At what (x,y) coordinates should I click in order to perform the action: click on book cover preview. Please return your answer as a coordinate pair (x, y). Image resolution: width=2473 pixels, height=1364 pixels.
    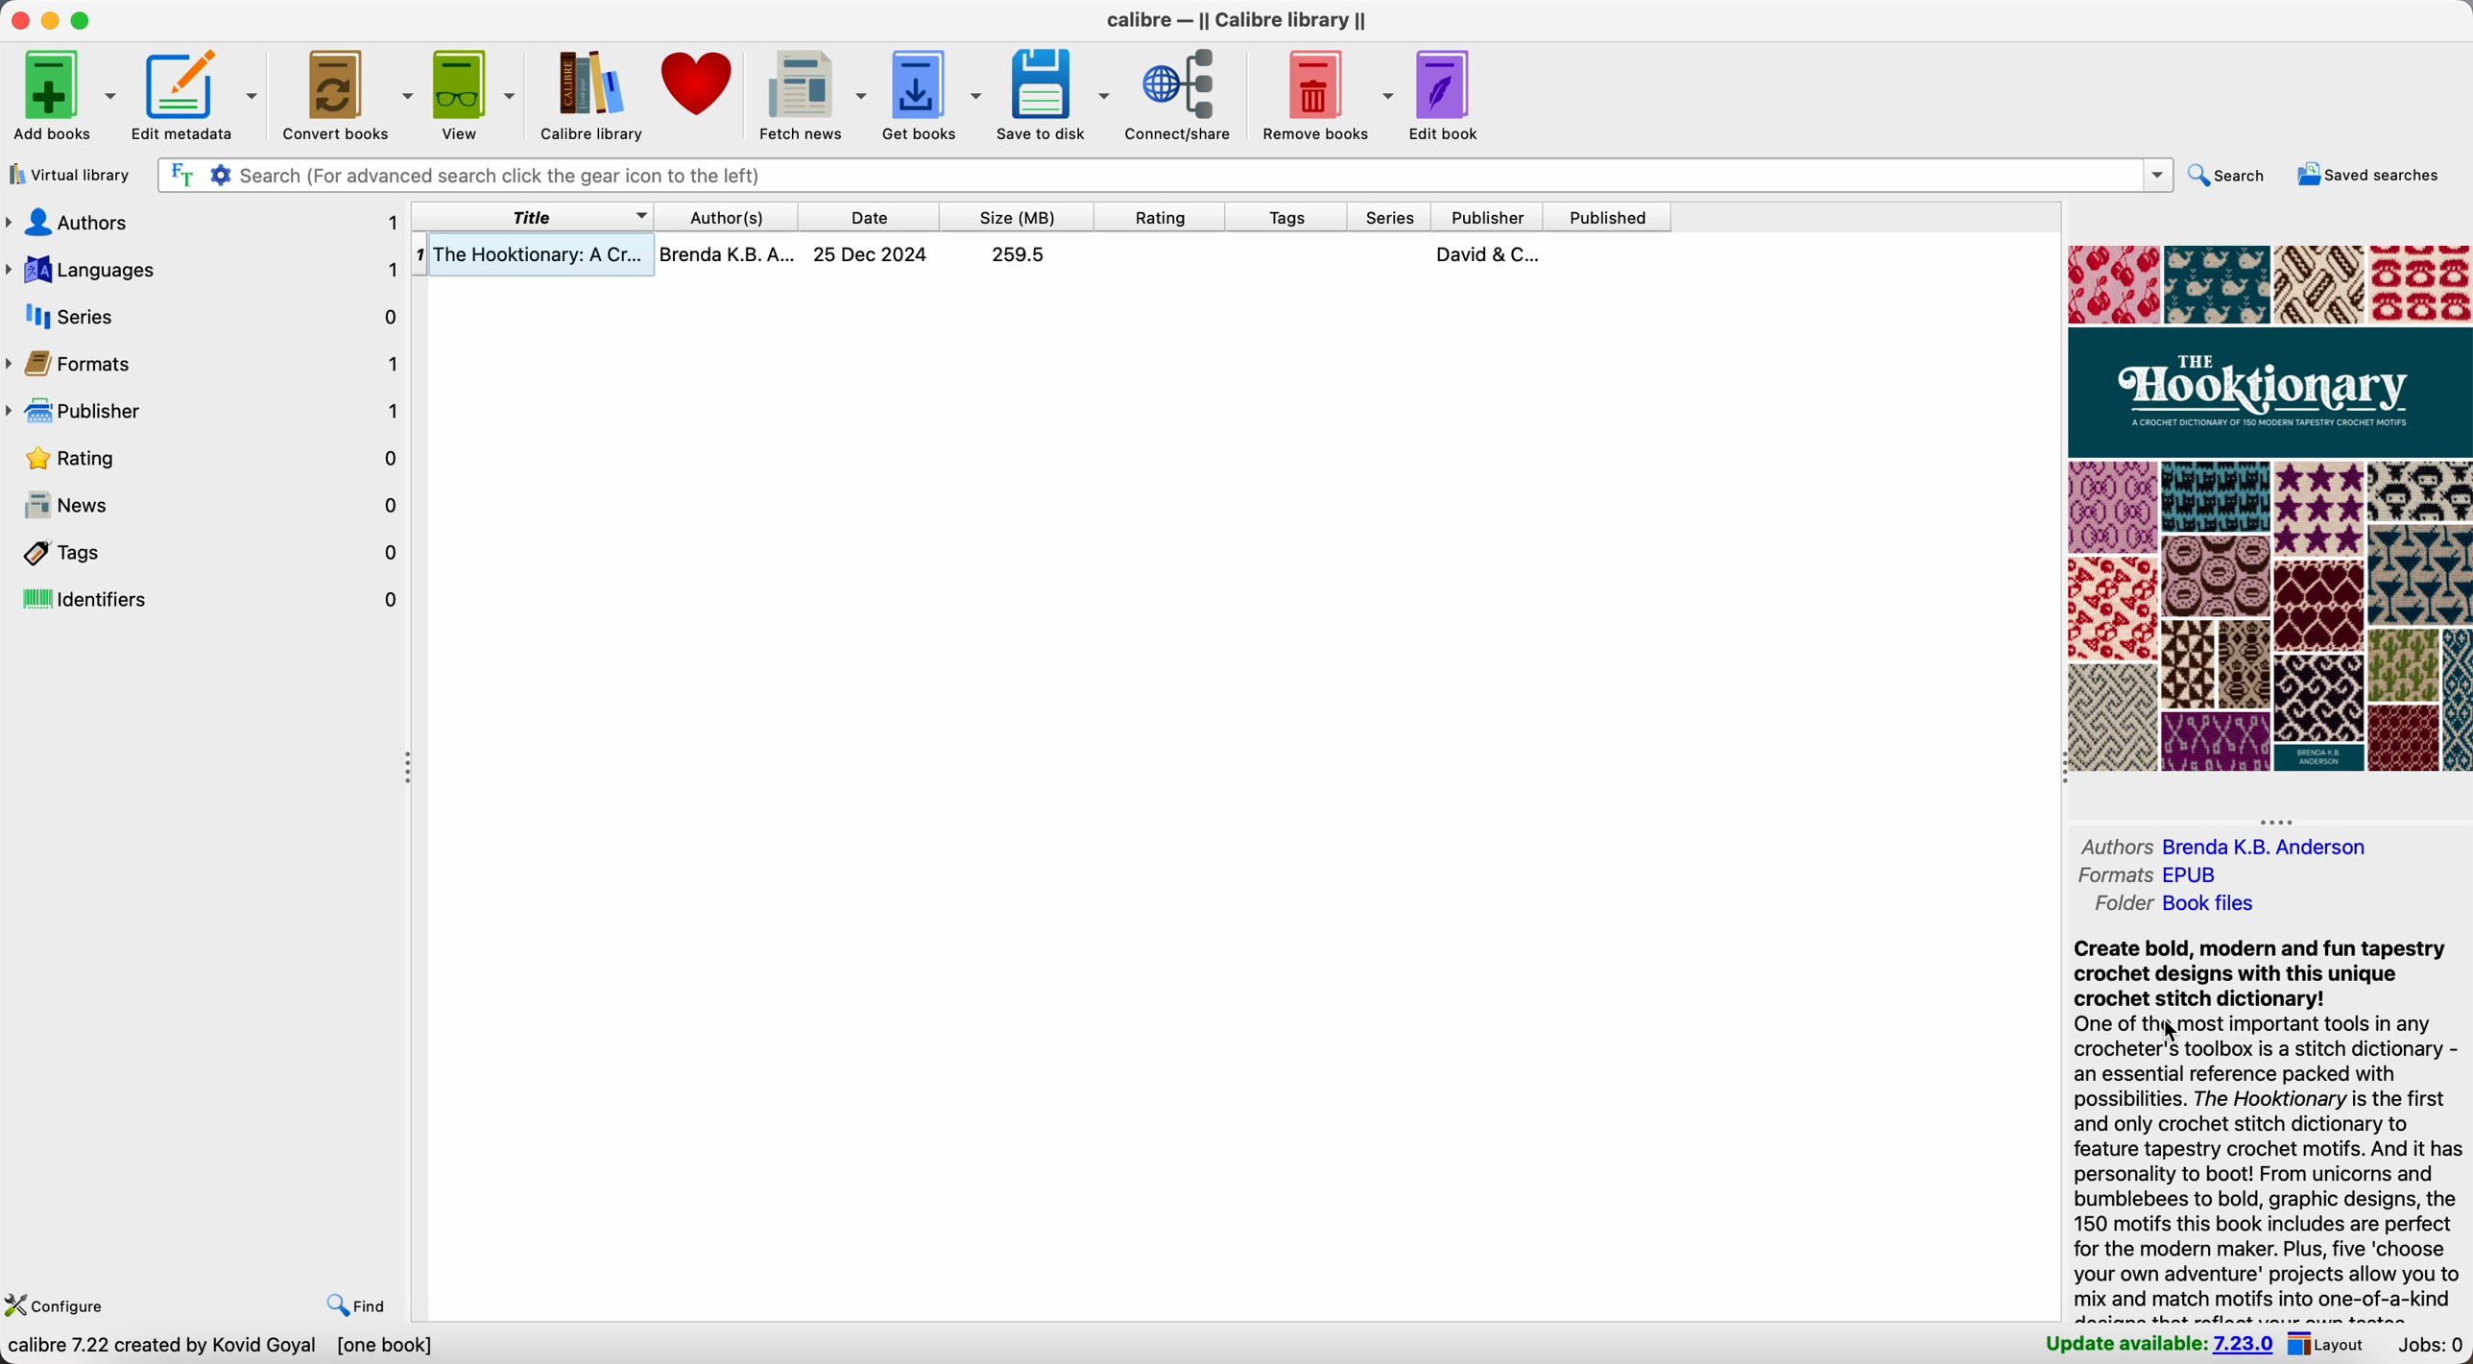
    Looking at the image, I should click on (2268, 510).